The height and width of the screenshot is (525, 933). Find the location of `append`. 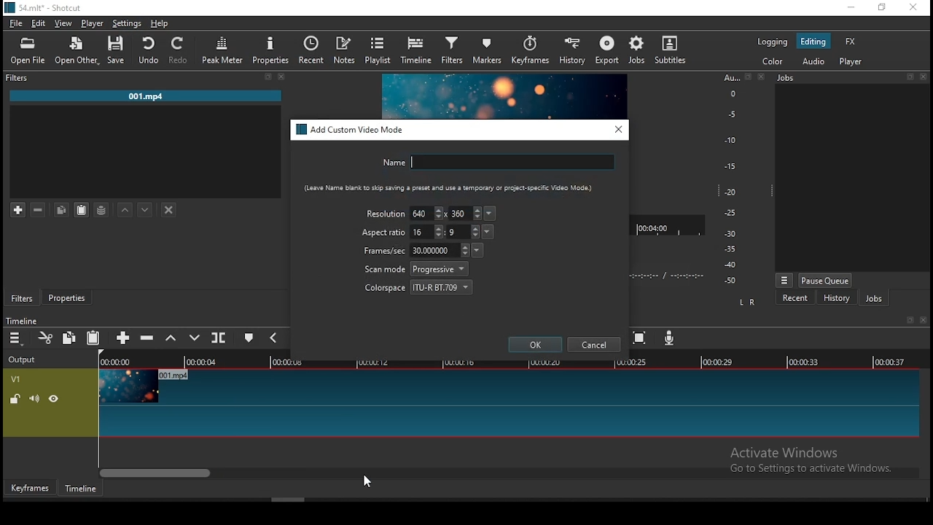

append is located at coordinates (124, 339).